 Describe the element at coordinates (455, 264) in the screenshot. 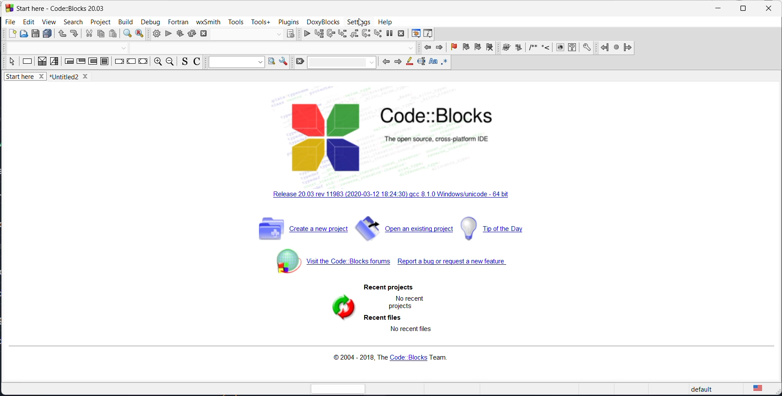

I see `report bug` at that location.